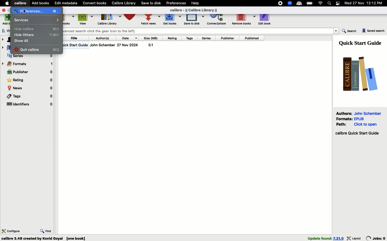  I want to click on Charge, so click(310, 3).